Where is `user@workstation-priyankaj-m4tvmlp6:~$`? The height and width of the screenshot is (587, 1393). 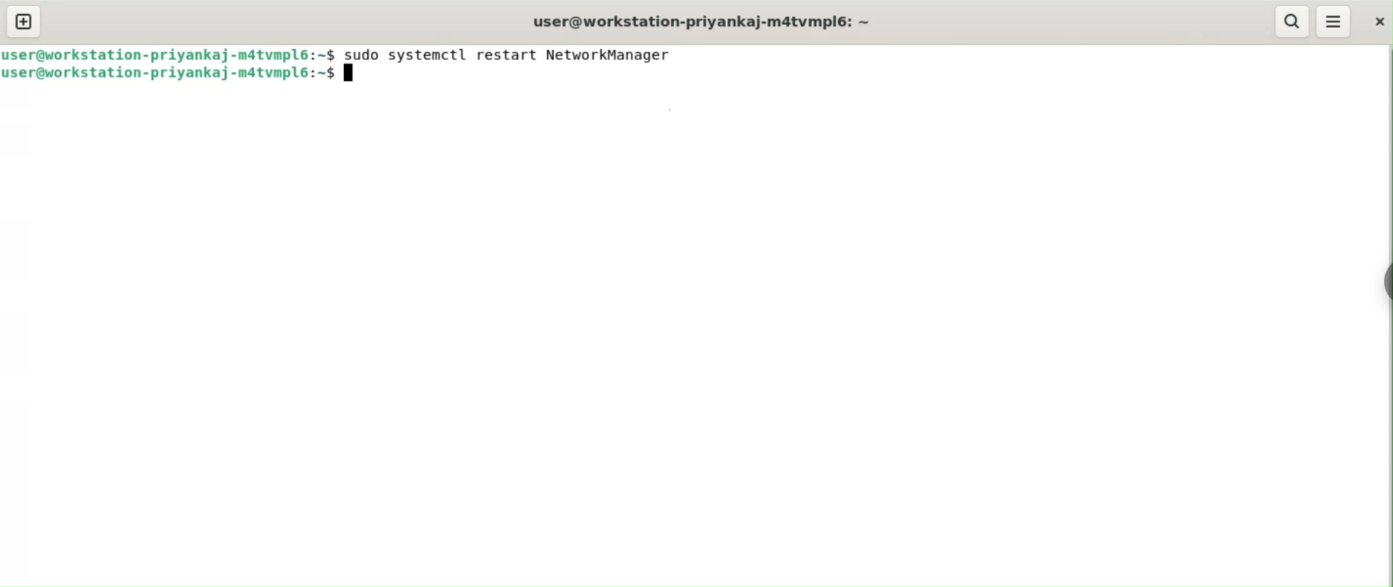
user@workstation-priyankaj-m4tvmlp6:~$ is located at coordinates (169, 55).